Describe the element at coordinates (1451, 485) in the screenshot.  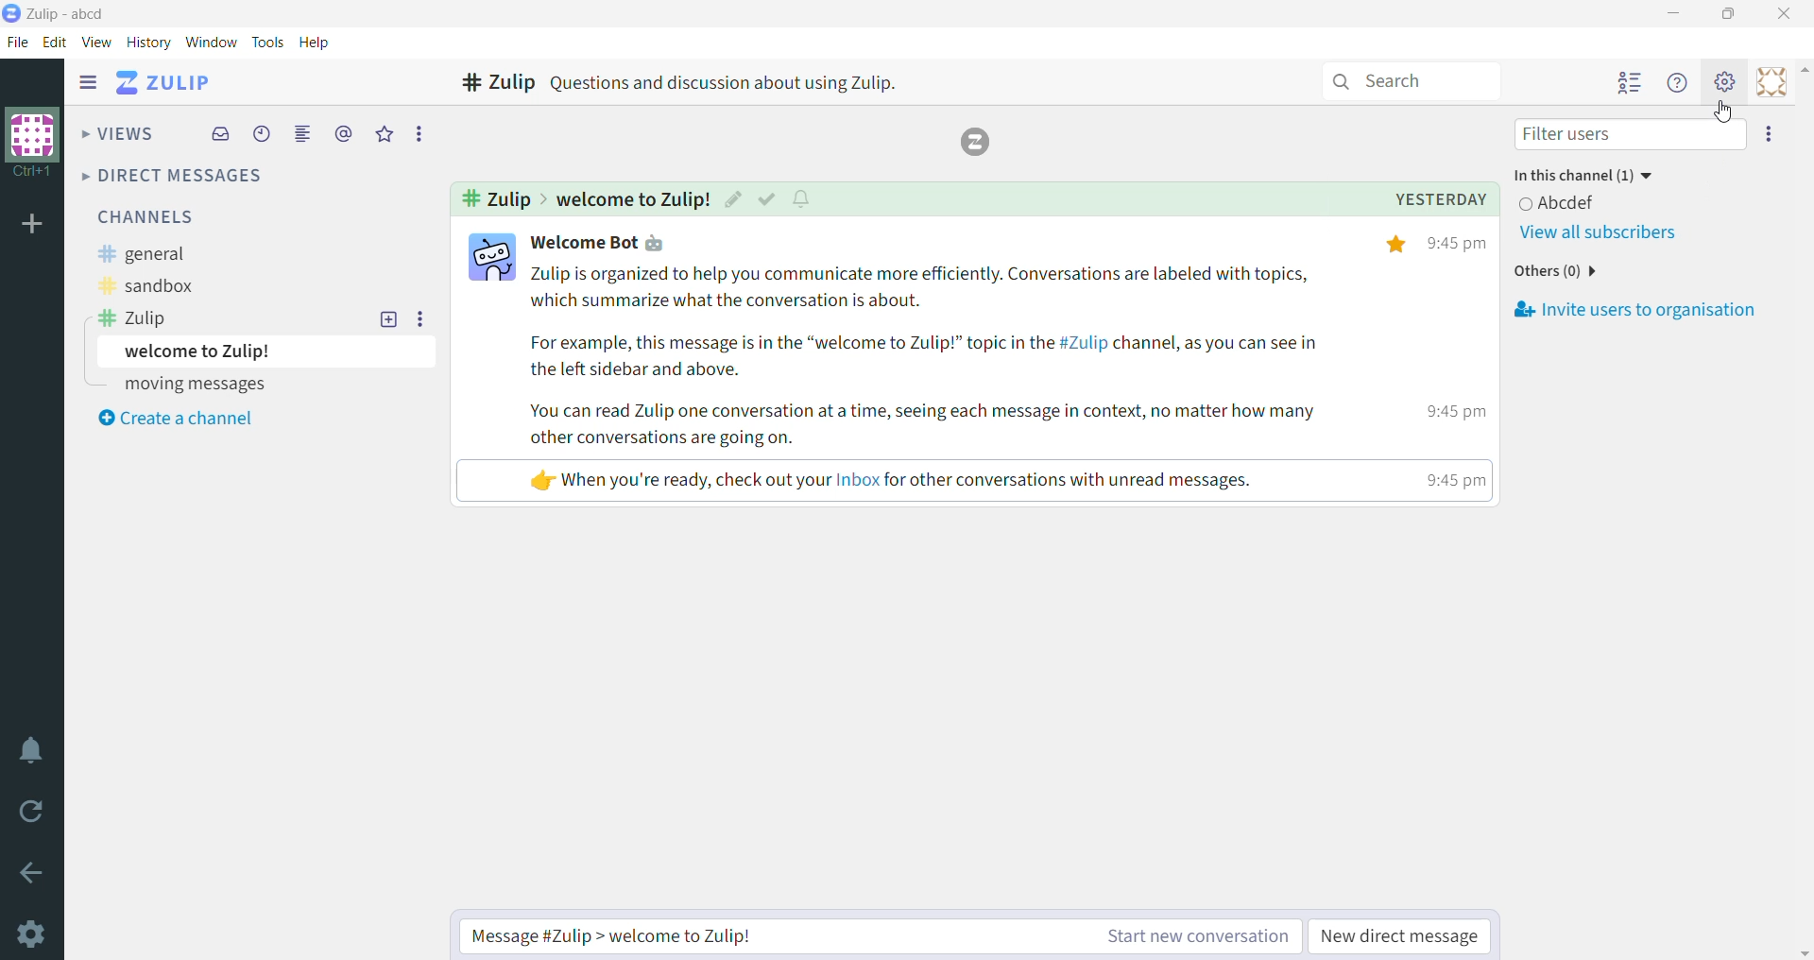
I see `time` at that location.